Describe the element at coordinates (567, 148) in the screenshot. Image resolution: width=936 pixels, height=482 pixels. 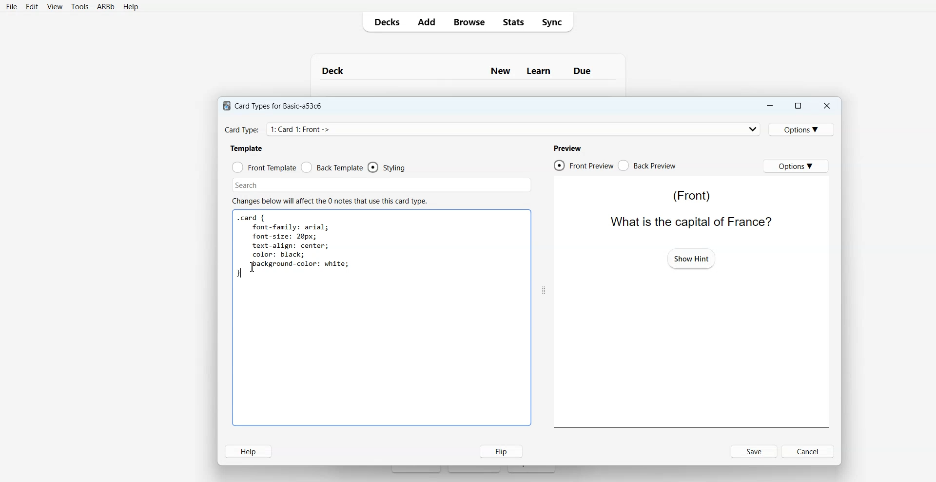
I see `Preview` at that location.